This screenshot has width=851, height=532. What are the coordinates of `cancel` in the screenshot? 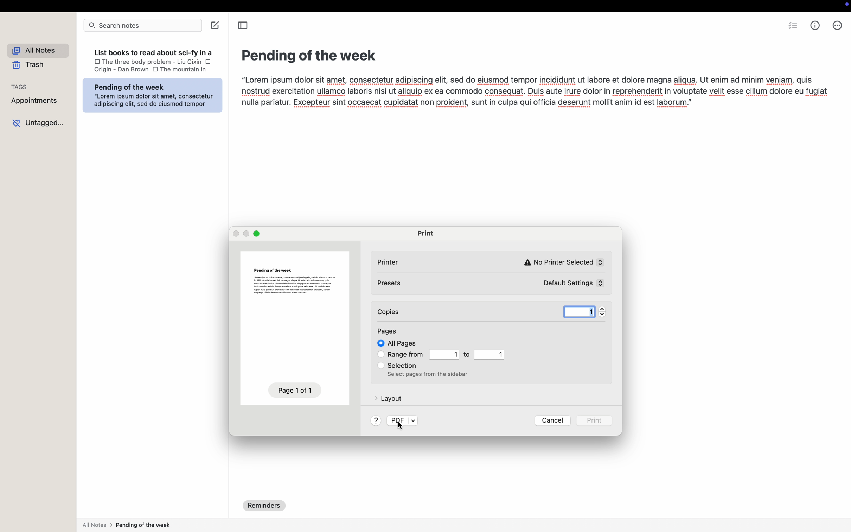 It's located at (553, 420).